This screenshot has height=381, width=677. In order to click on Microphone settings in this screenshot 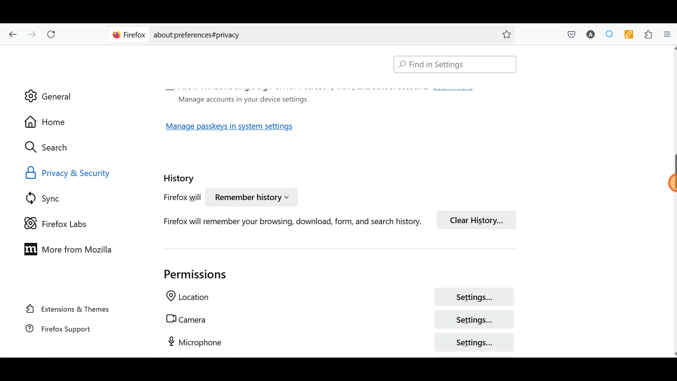, I will do `click(331, 342)`.